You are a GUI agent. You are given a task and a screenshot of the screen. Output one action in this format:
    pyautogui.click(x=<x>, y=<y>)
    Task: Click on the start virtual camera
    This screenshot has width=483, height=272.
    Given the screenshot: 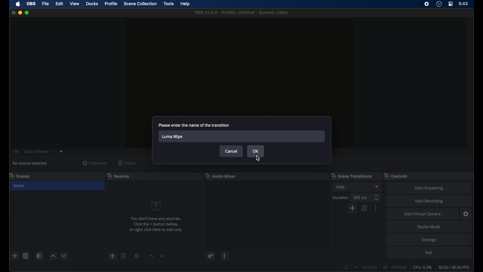 What is the action you would take?
    pyautogui.click(x=422, y=214)
    